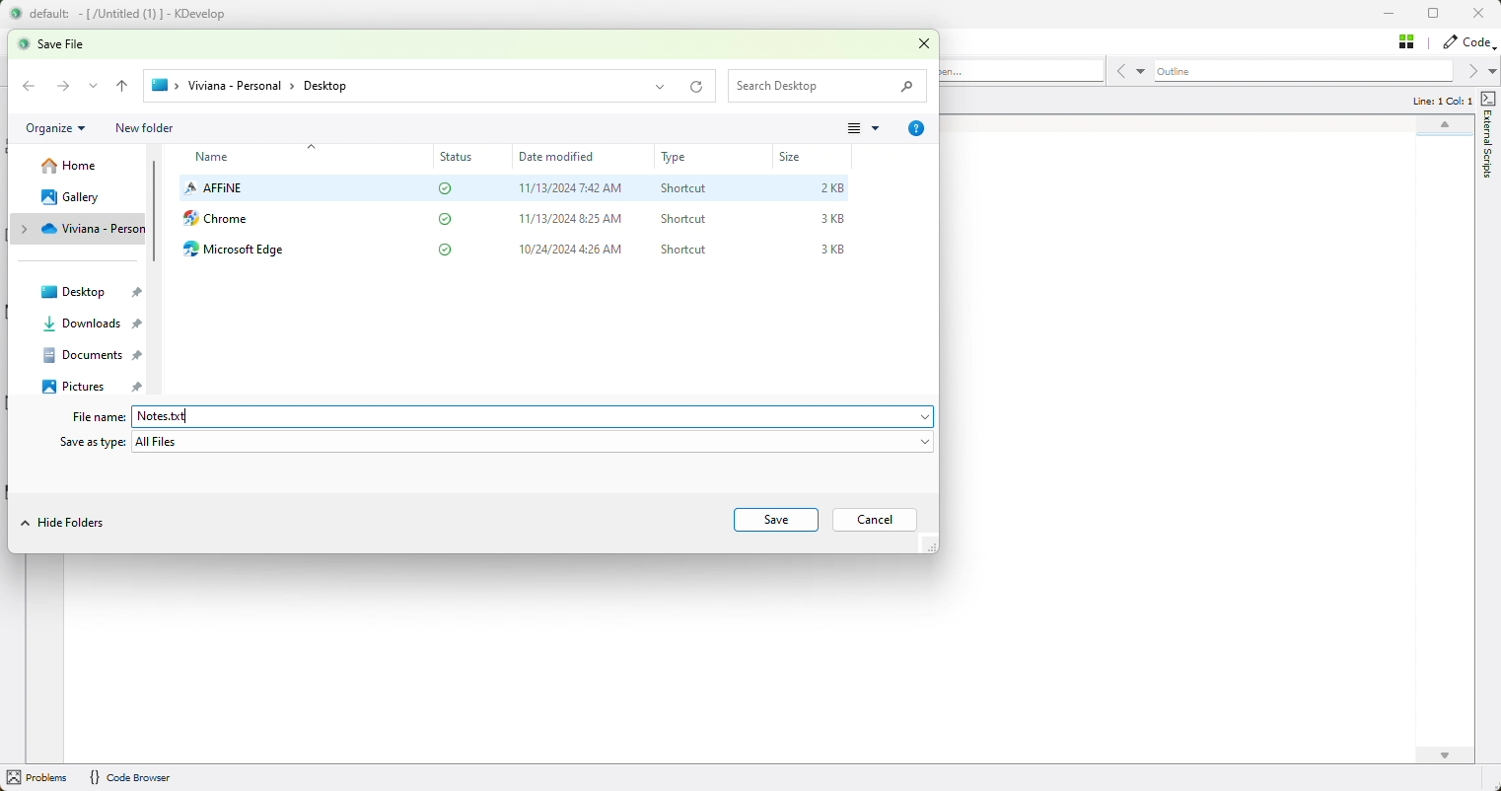 The height and width of the screenshot is (791, 1501). I want to click on logo, so click(14, 15).